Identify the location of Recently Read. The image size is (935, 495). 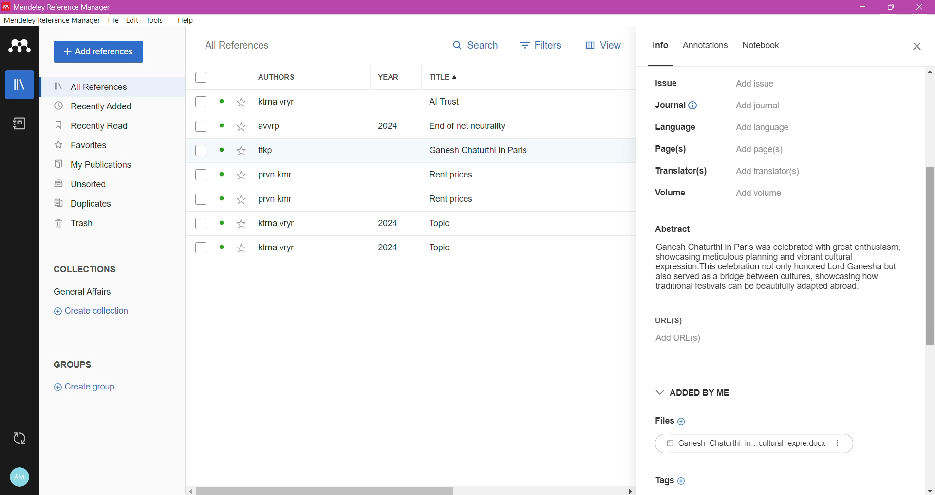
(92, 126).